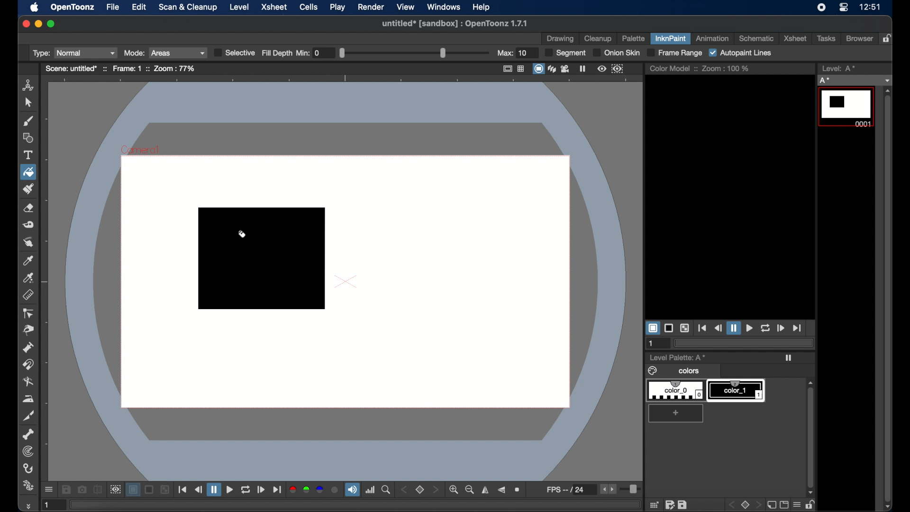 This screenshot has height=512, width=910. What do you see at coordinates (173, 68) in the screenshot?
I see `zoom : 77%` at bounding box center [173, 68].